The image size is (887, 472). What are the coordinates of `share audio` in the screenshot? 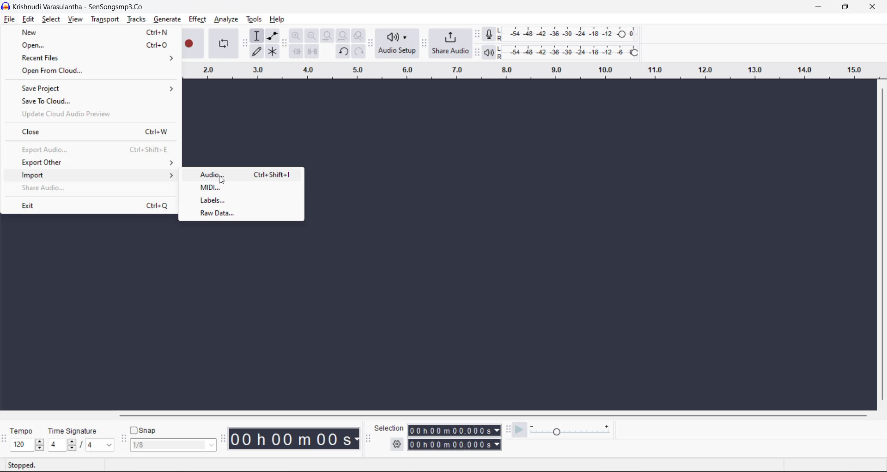 It's located at (451, 42).